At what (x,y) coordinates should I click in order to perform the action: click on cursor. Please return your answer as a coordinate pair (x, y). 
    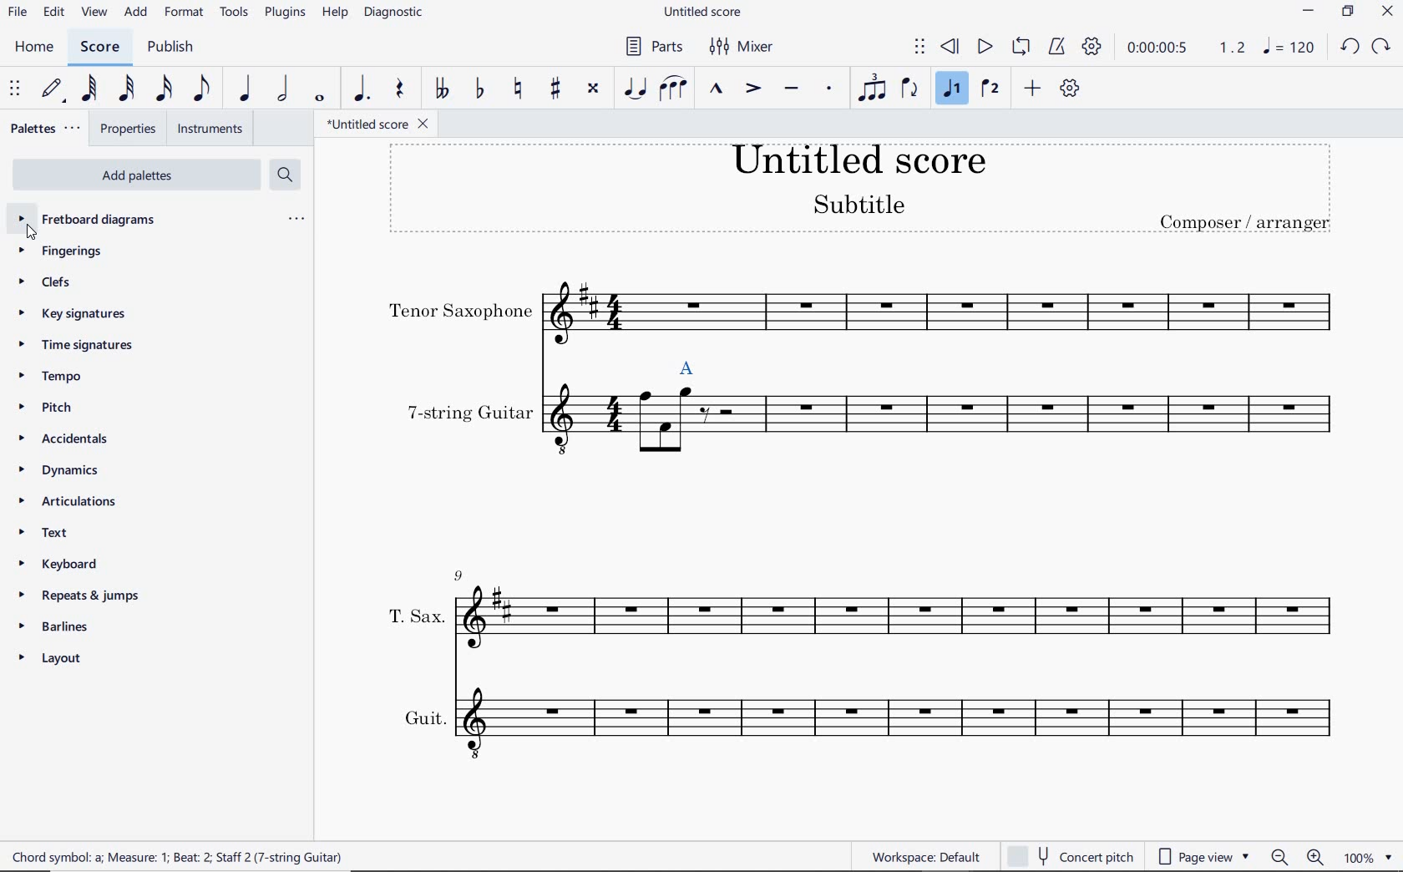
    Looking at the image, I should click on (28, 231).